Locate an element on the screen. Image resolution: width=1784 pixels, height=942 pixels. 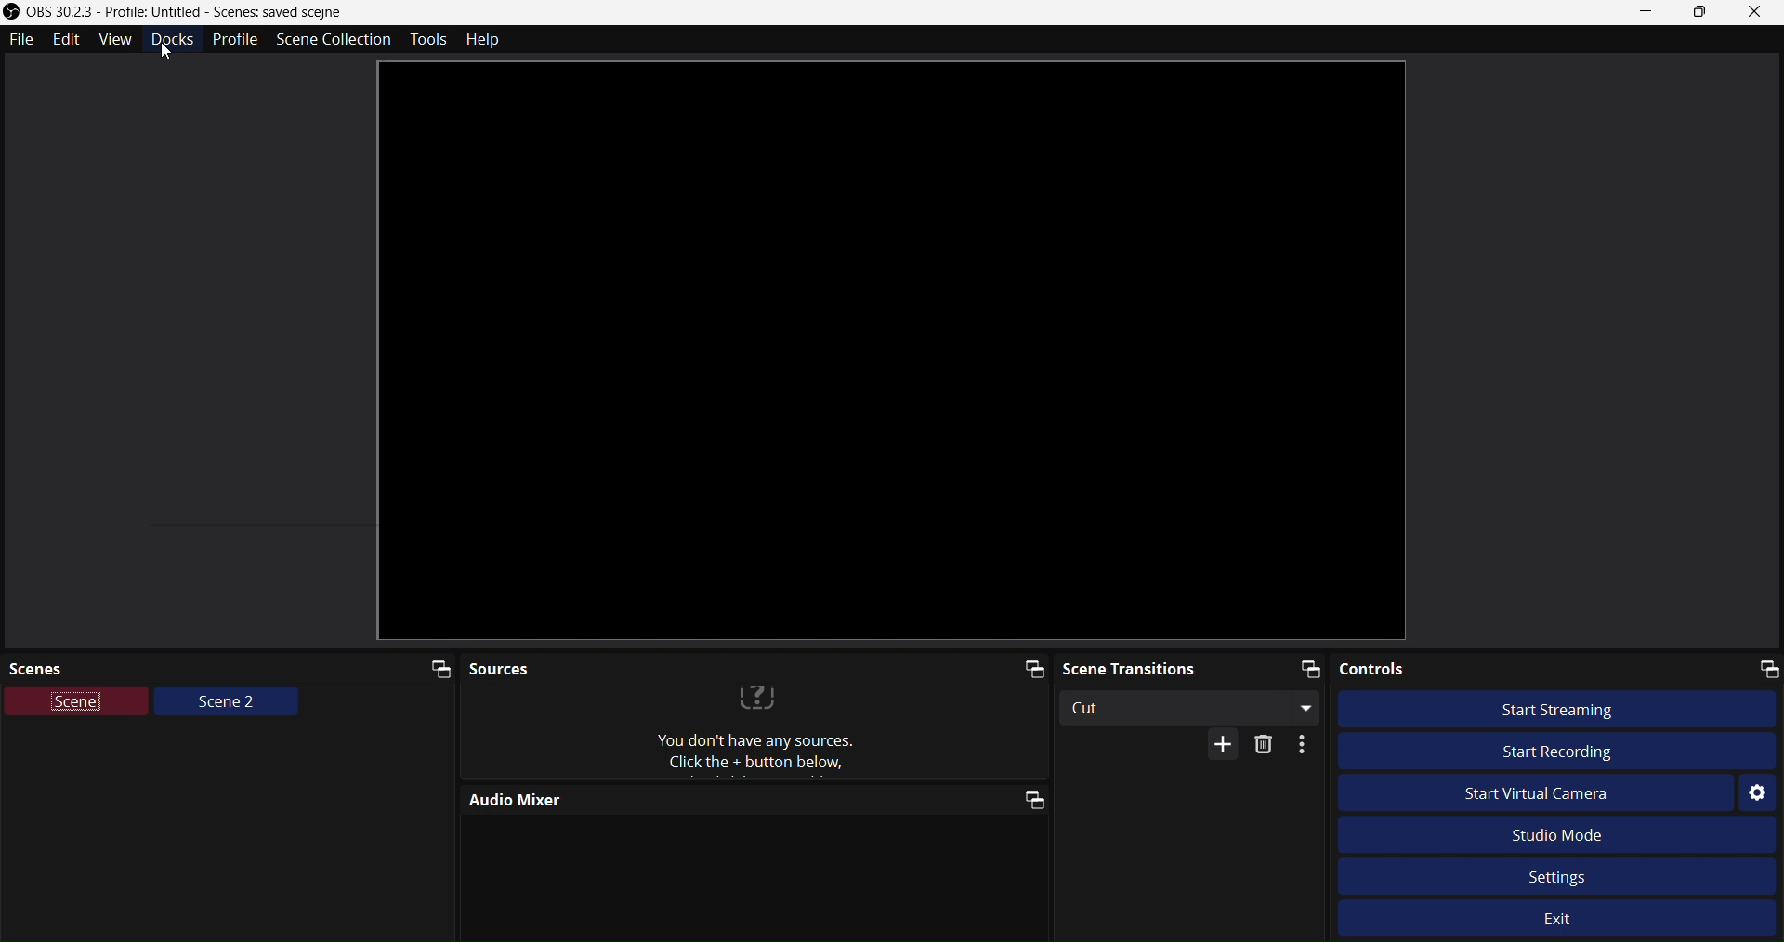
dock panel is located at coordinates (1301, 667).